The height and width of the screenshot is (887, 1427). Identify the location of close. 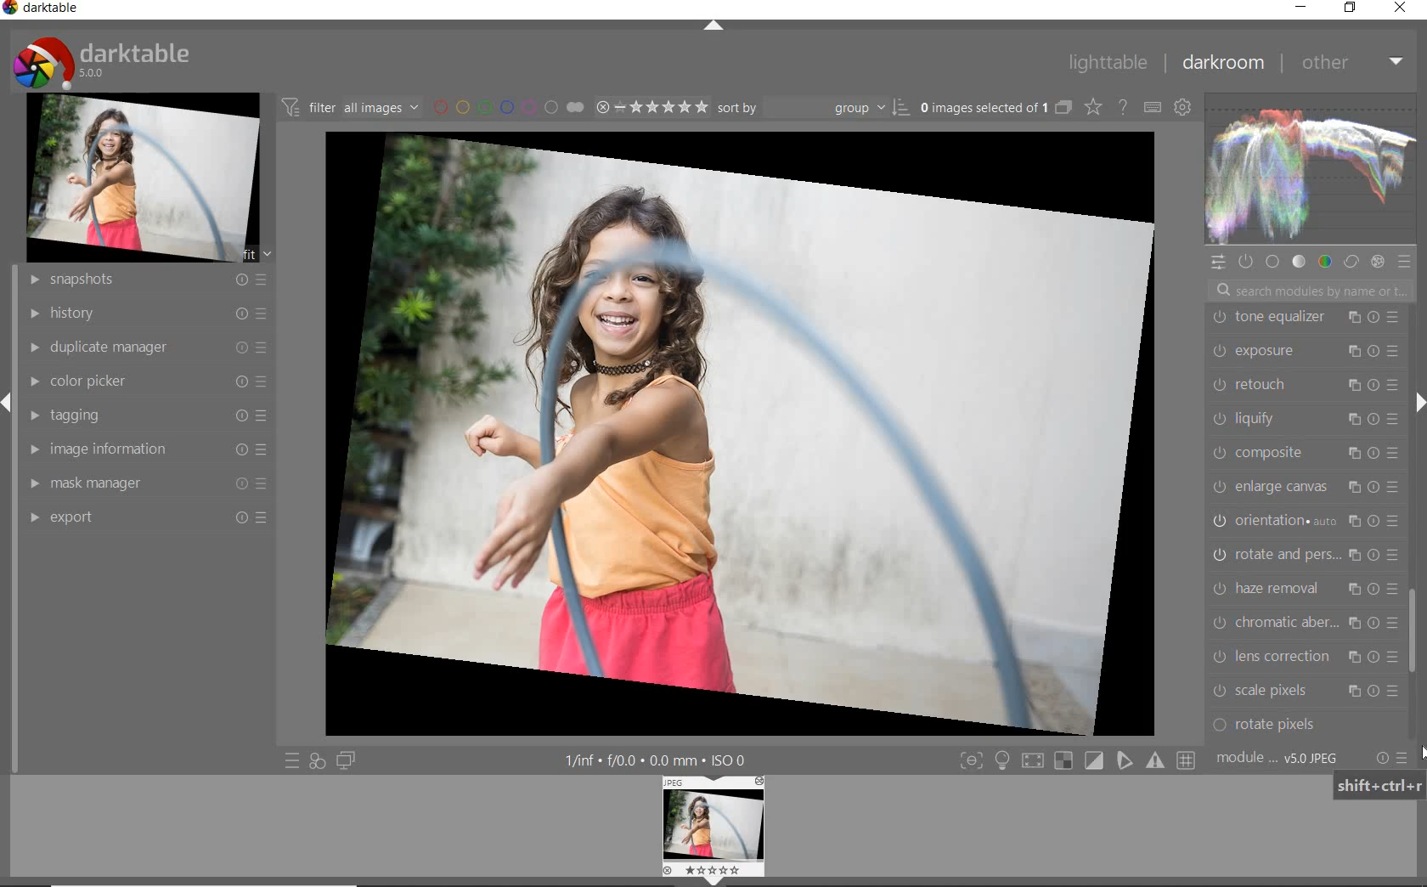
(1402, 8).